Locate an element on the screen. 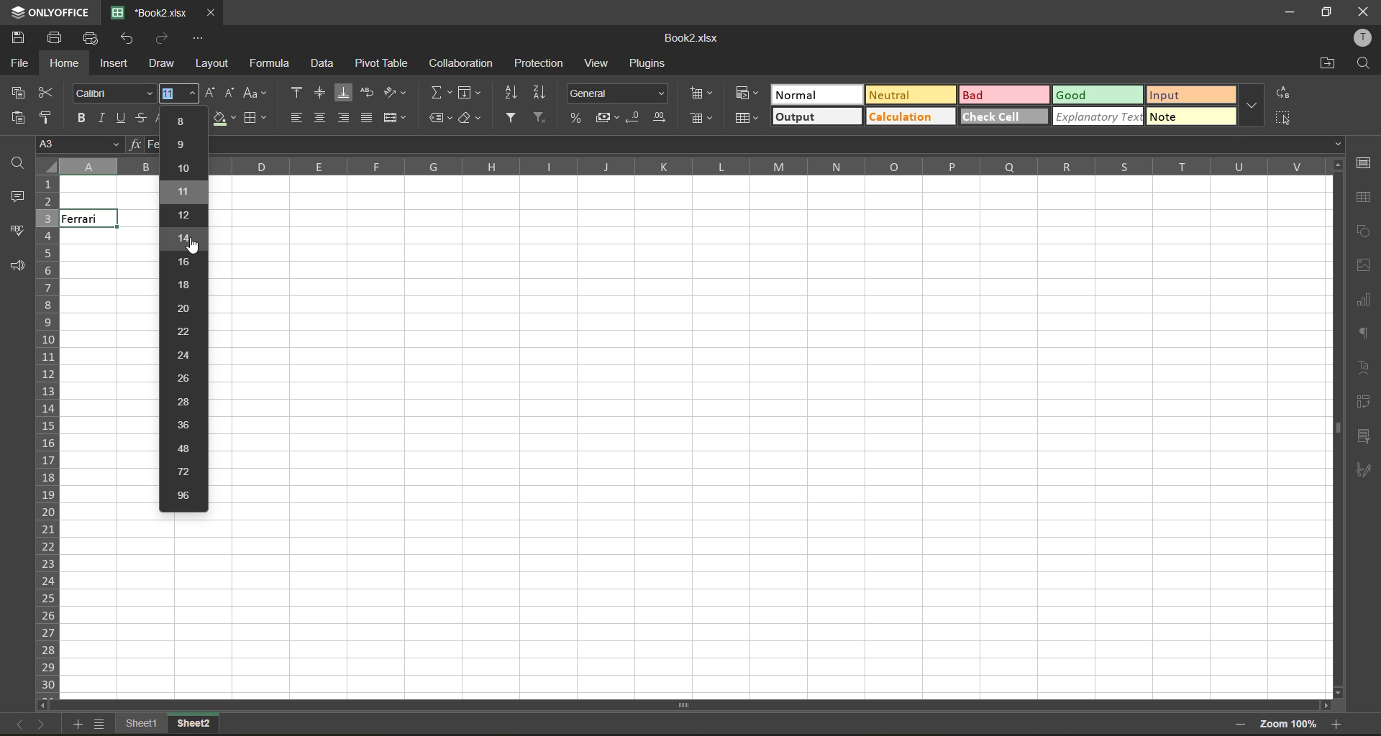  zoom in is located at coordinates (1337, 723).